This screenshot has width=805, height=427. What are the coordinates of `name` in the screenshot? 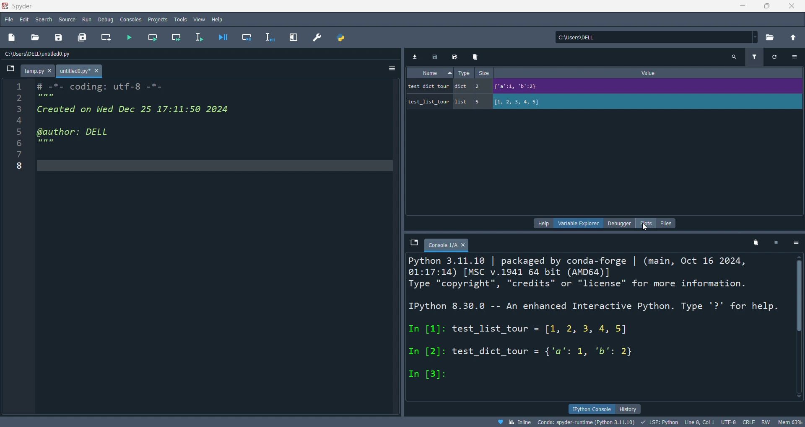 It's located at (429, 72).